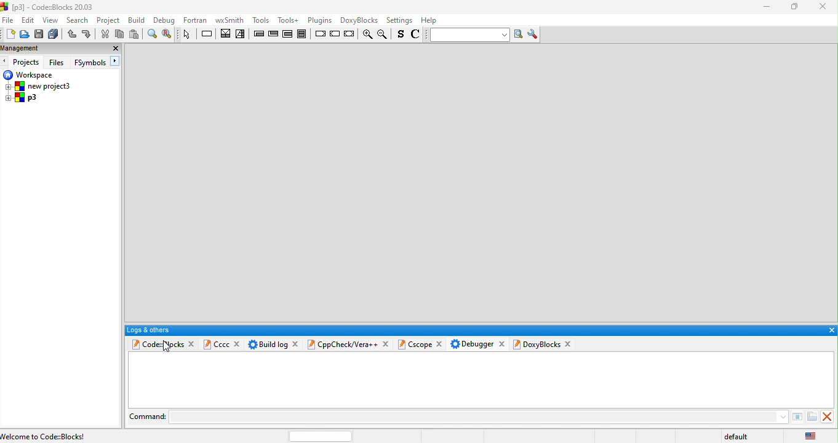  What do you see at coordinates (241, 34) in the screenshot?
I see `selection` at bounding box center [241, 34].